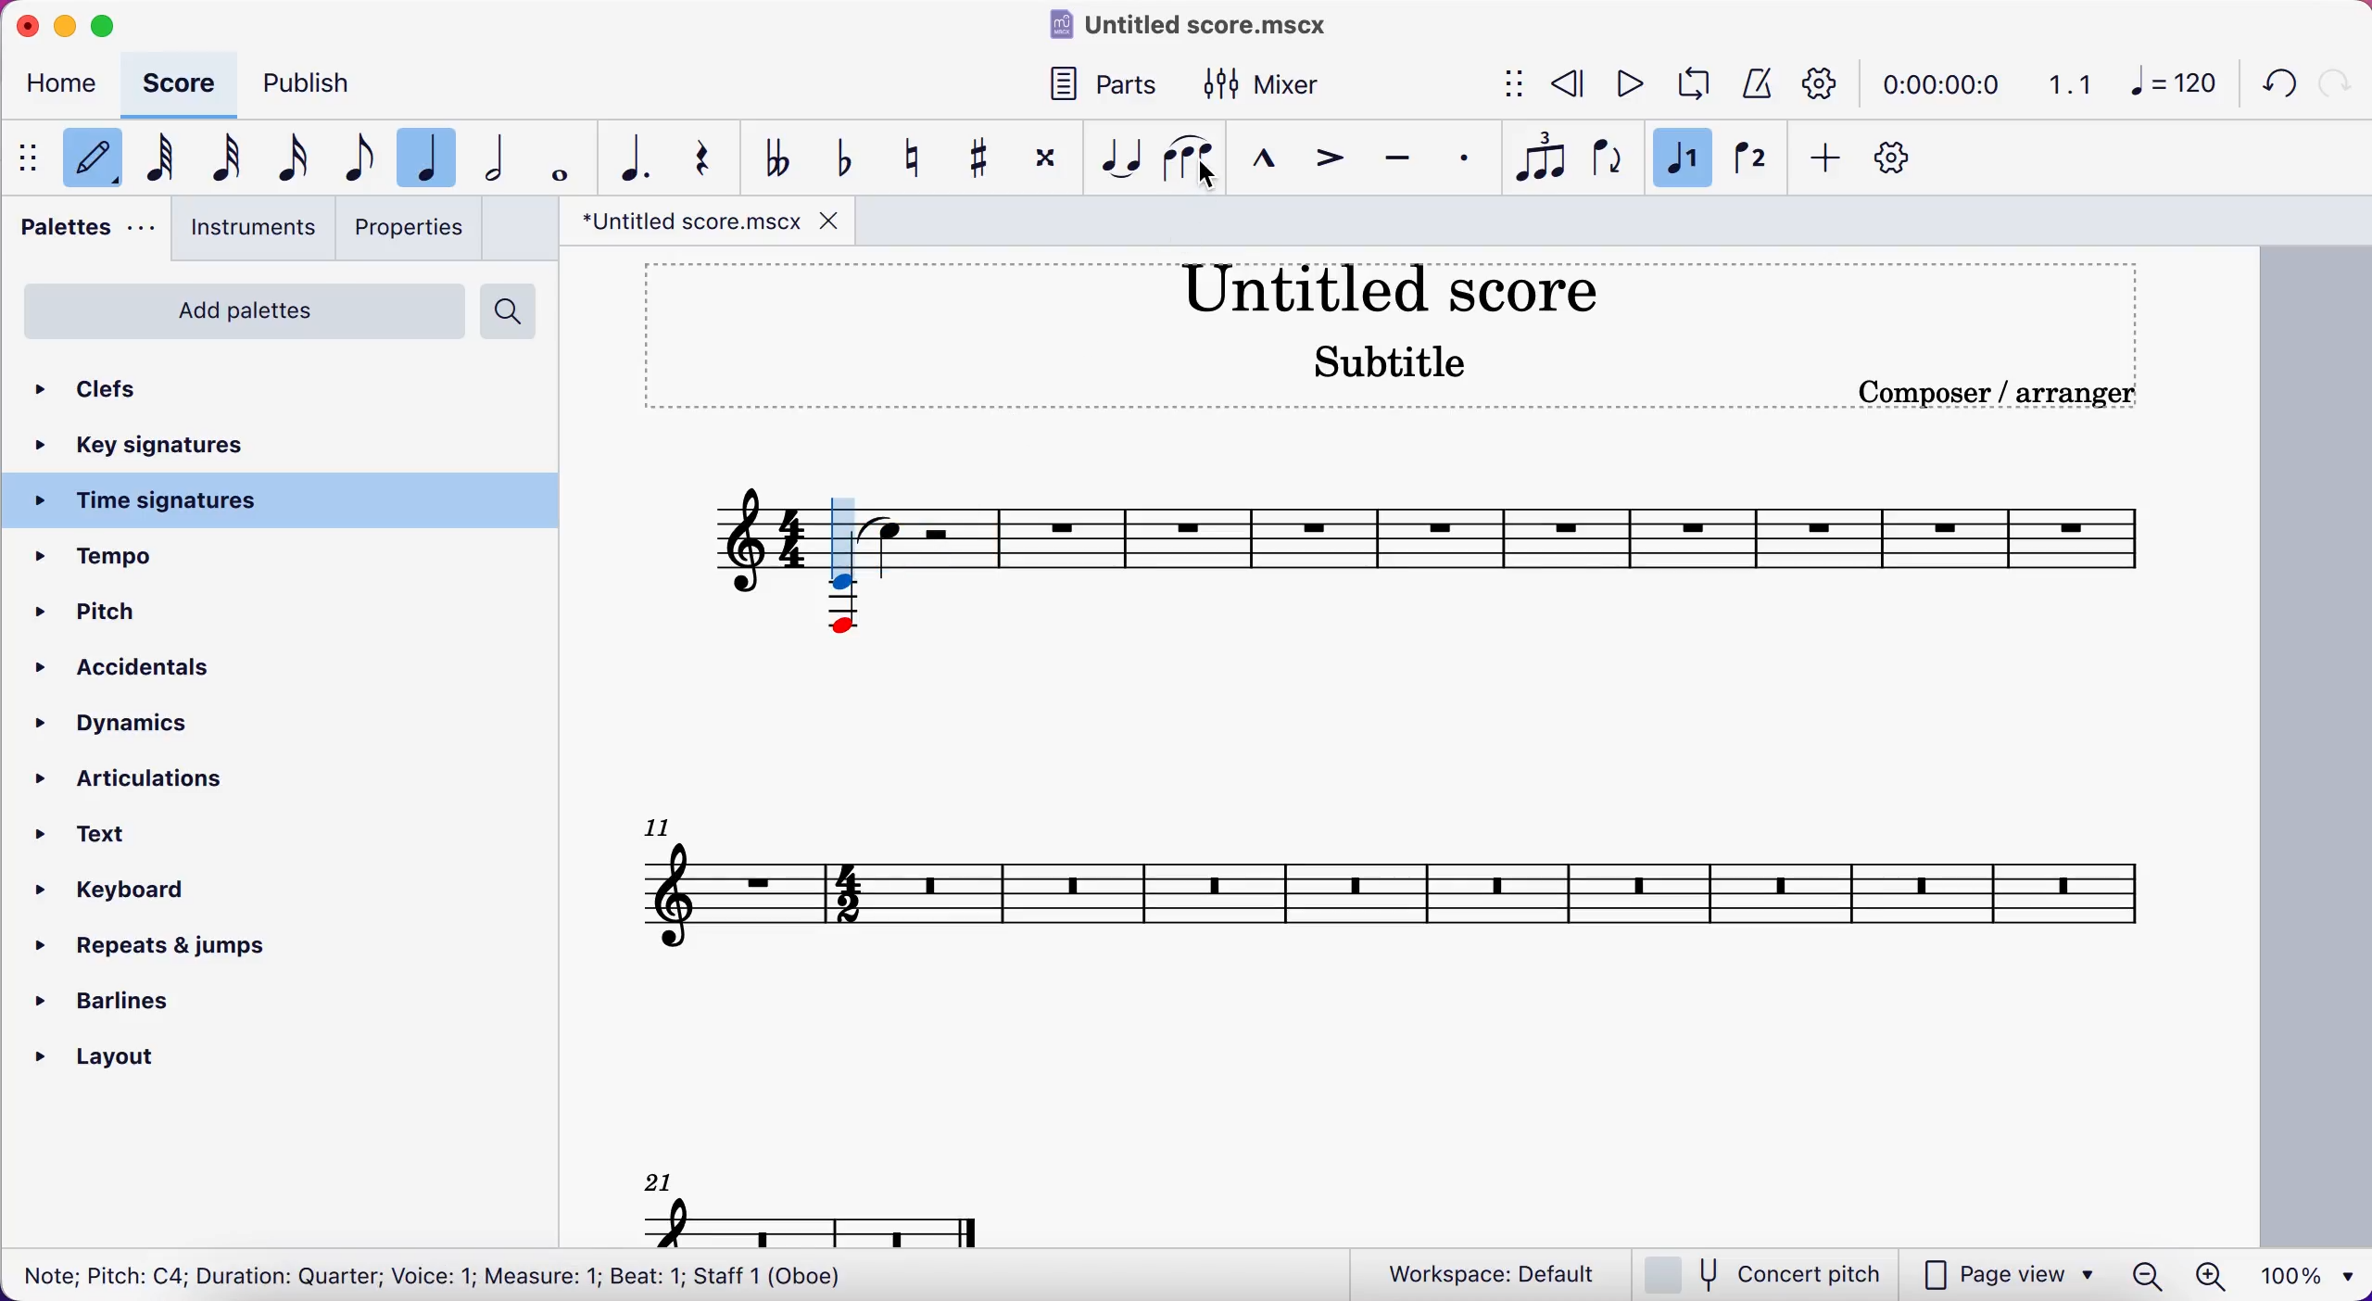 This screenshot has height=1301, width=2372. I want to click on close, so click(25, 26).